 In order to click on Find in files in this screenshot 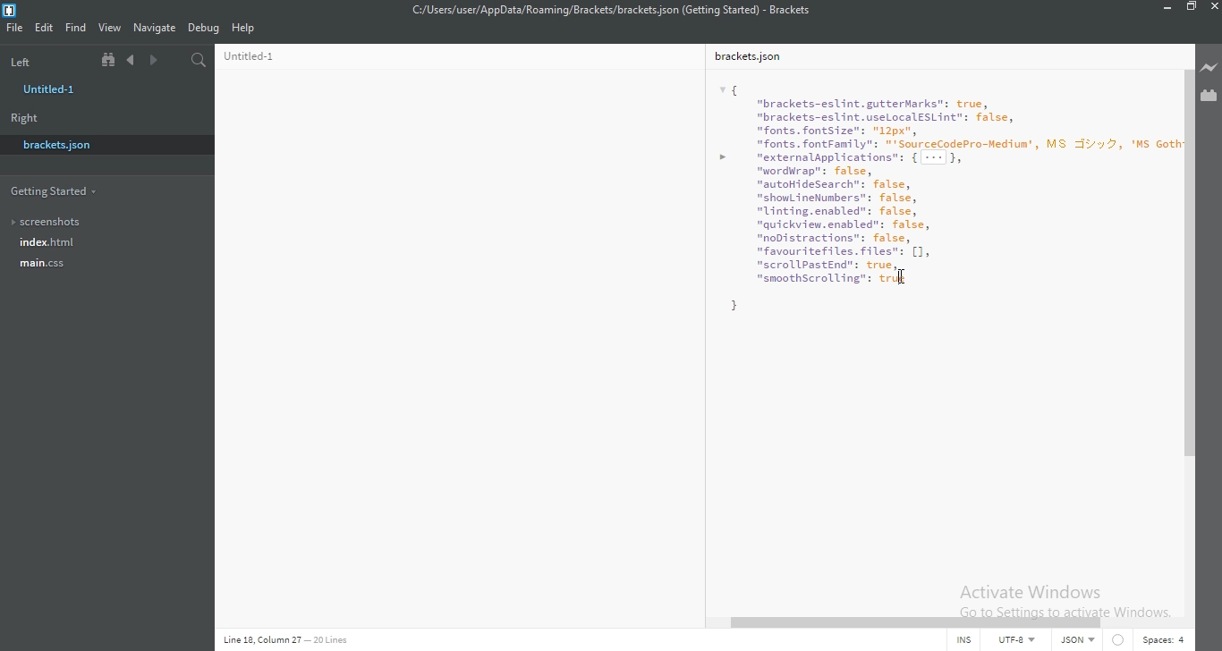, I will do `click(199, 58)`.